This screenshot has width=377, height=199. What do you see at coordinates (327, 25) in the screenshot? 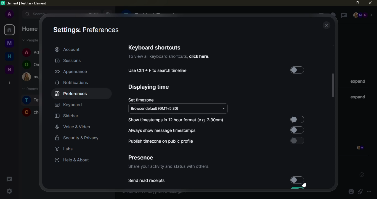
I see `close` at bounding box center [327, 25].